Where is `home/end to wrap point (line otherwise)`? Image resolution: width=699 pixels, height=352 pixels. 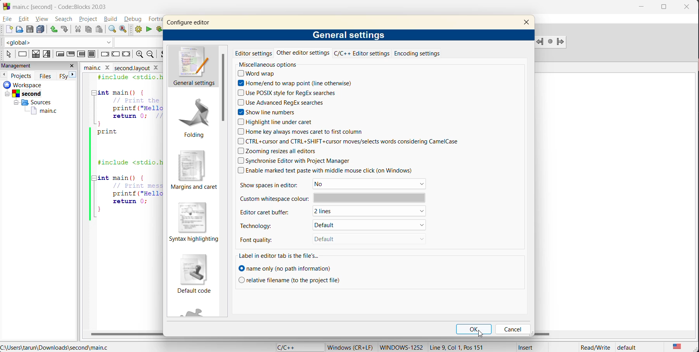
home/end to wrap point (line otherwise) is located at coordinates (294, 83).